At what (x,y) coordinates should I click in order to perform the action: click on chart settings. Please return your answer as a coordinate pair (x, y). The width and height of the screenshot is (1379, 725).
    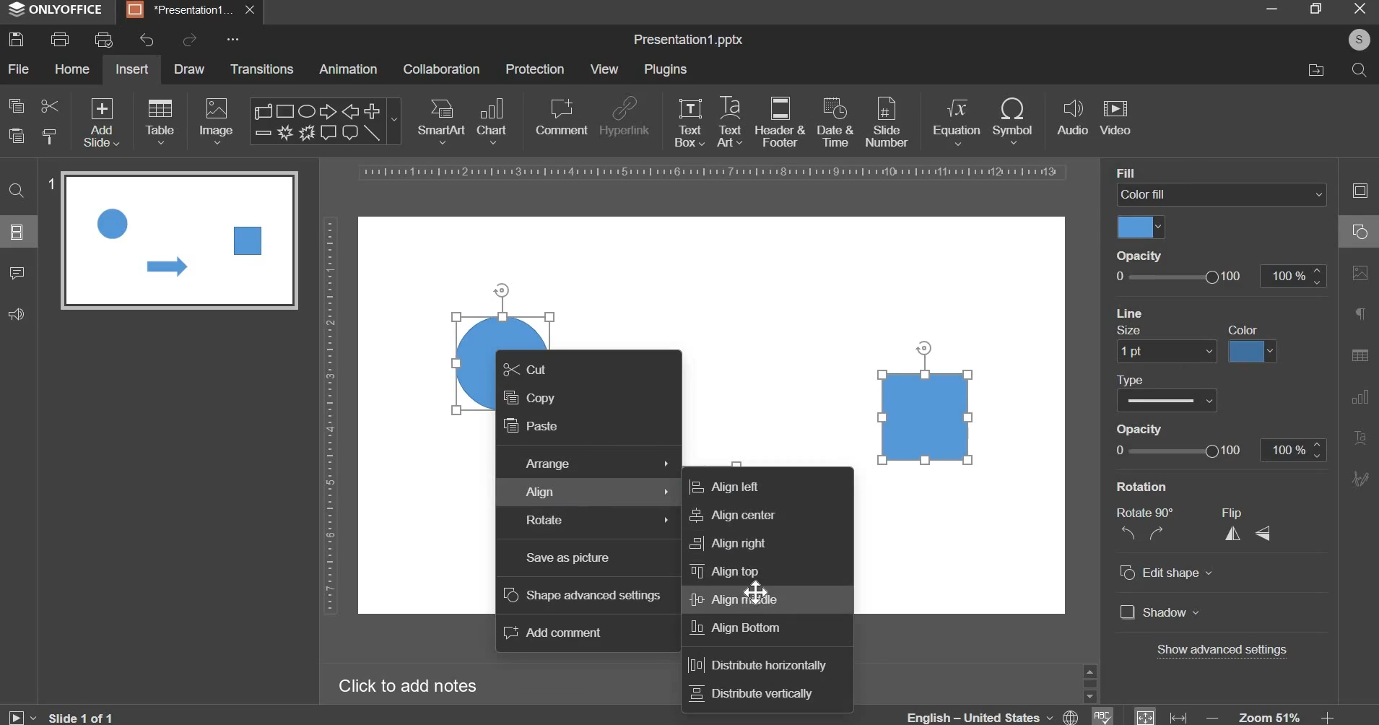
    Looking at the image, I should click on (1357, 396).